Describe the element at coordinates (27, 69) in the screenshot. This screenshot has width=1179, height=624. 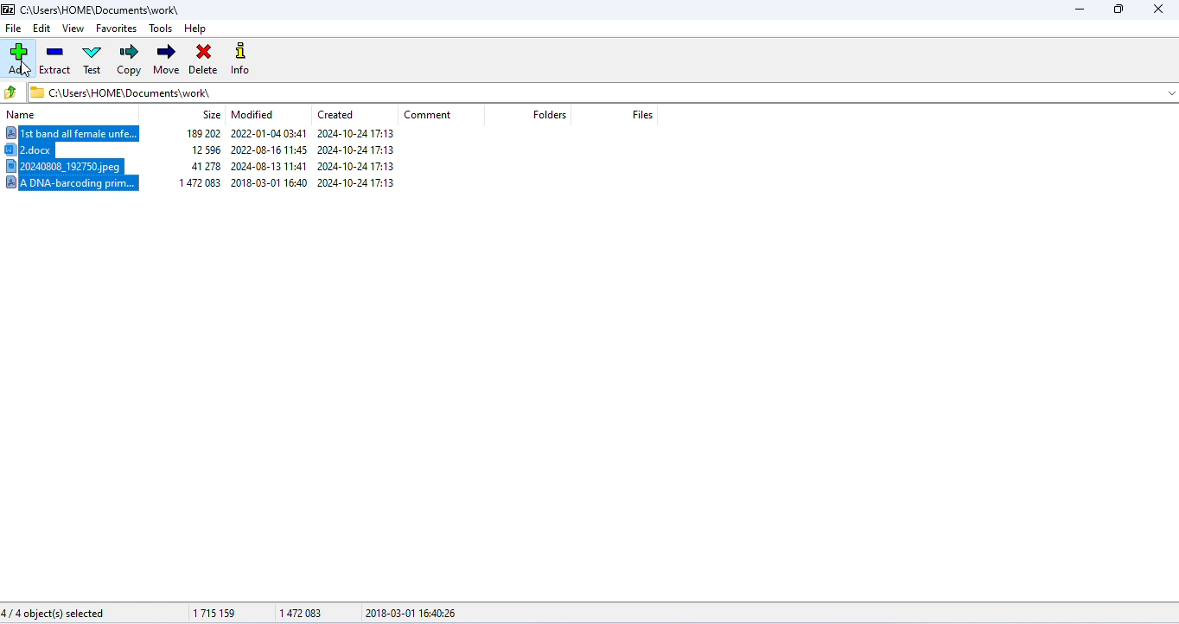
I see `cursor movement` at that location.